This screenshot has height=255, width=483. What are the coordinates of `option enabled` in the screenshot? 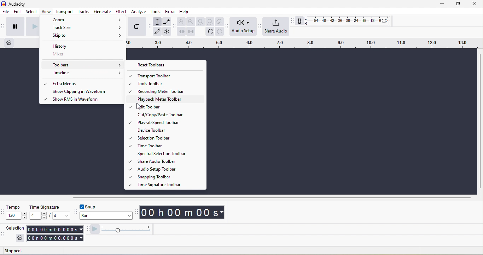 It's located at (45, 84).